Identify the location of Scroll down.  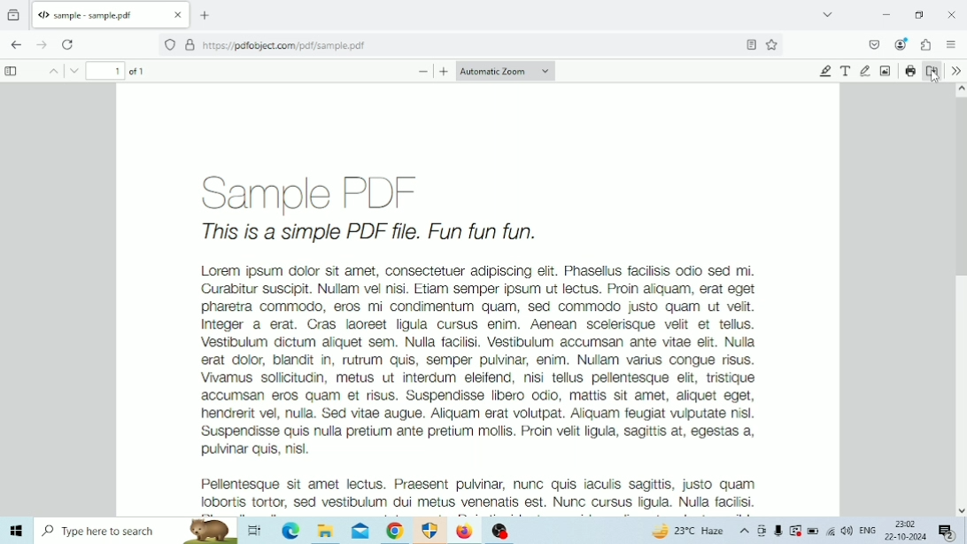
(961, 510).